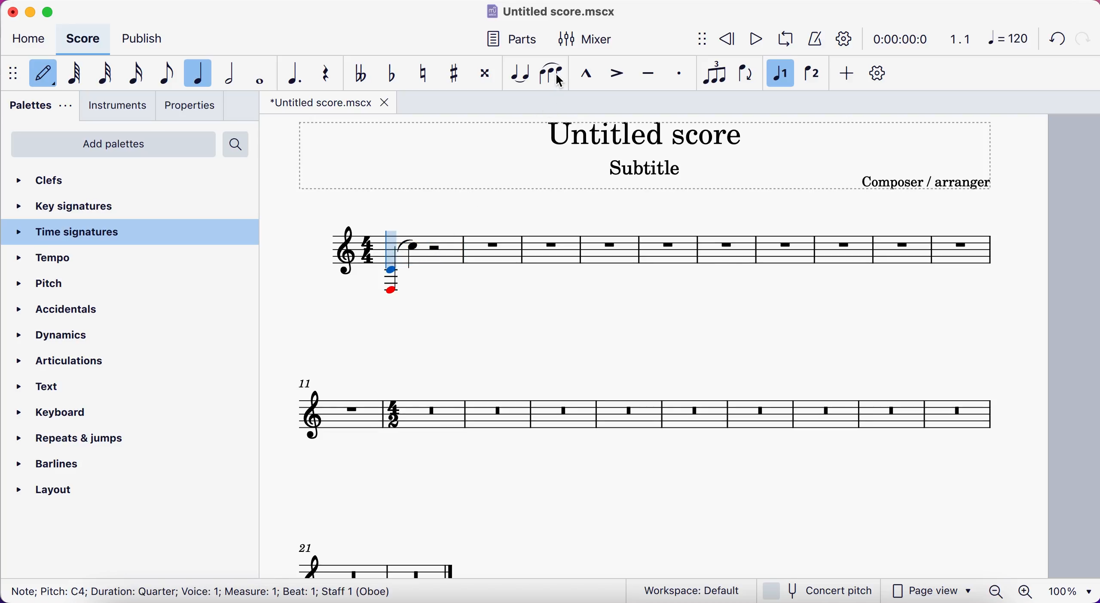  I want to click on text, so click(53, 387).